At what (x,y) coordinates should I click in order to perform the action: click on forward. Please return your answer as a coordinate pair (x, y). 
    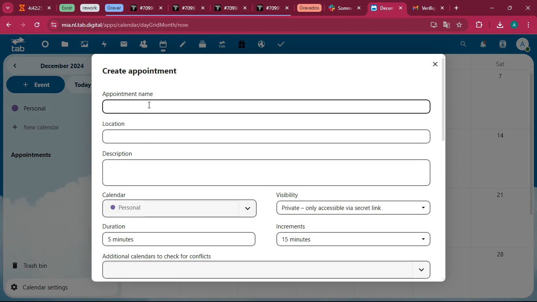
    Looking at the image, I should click on (22, 25).